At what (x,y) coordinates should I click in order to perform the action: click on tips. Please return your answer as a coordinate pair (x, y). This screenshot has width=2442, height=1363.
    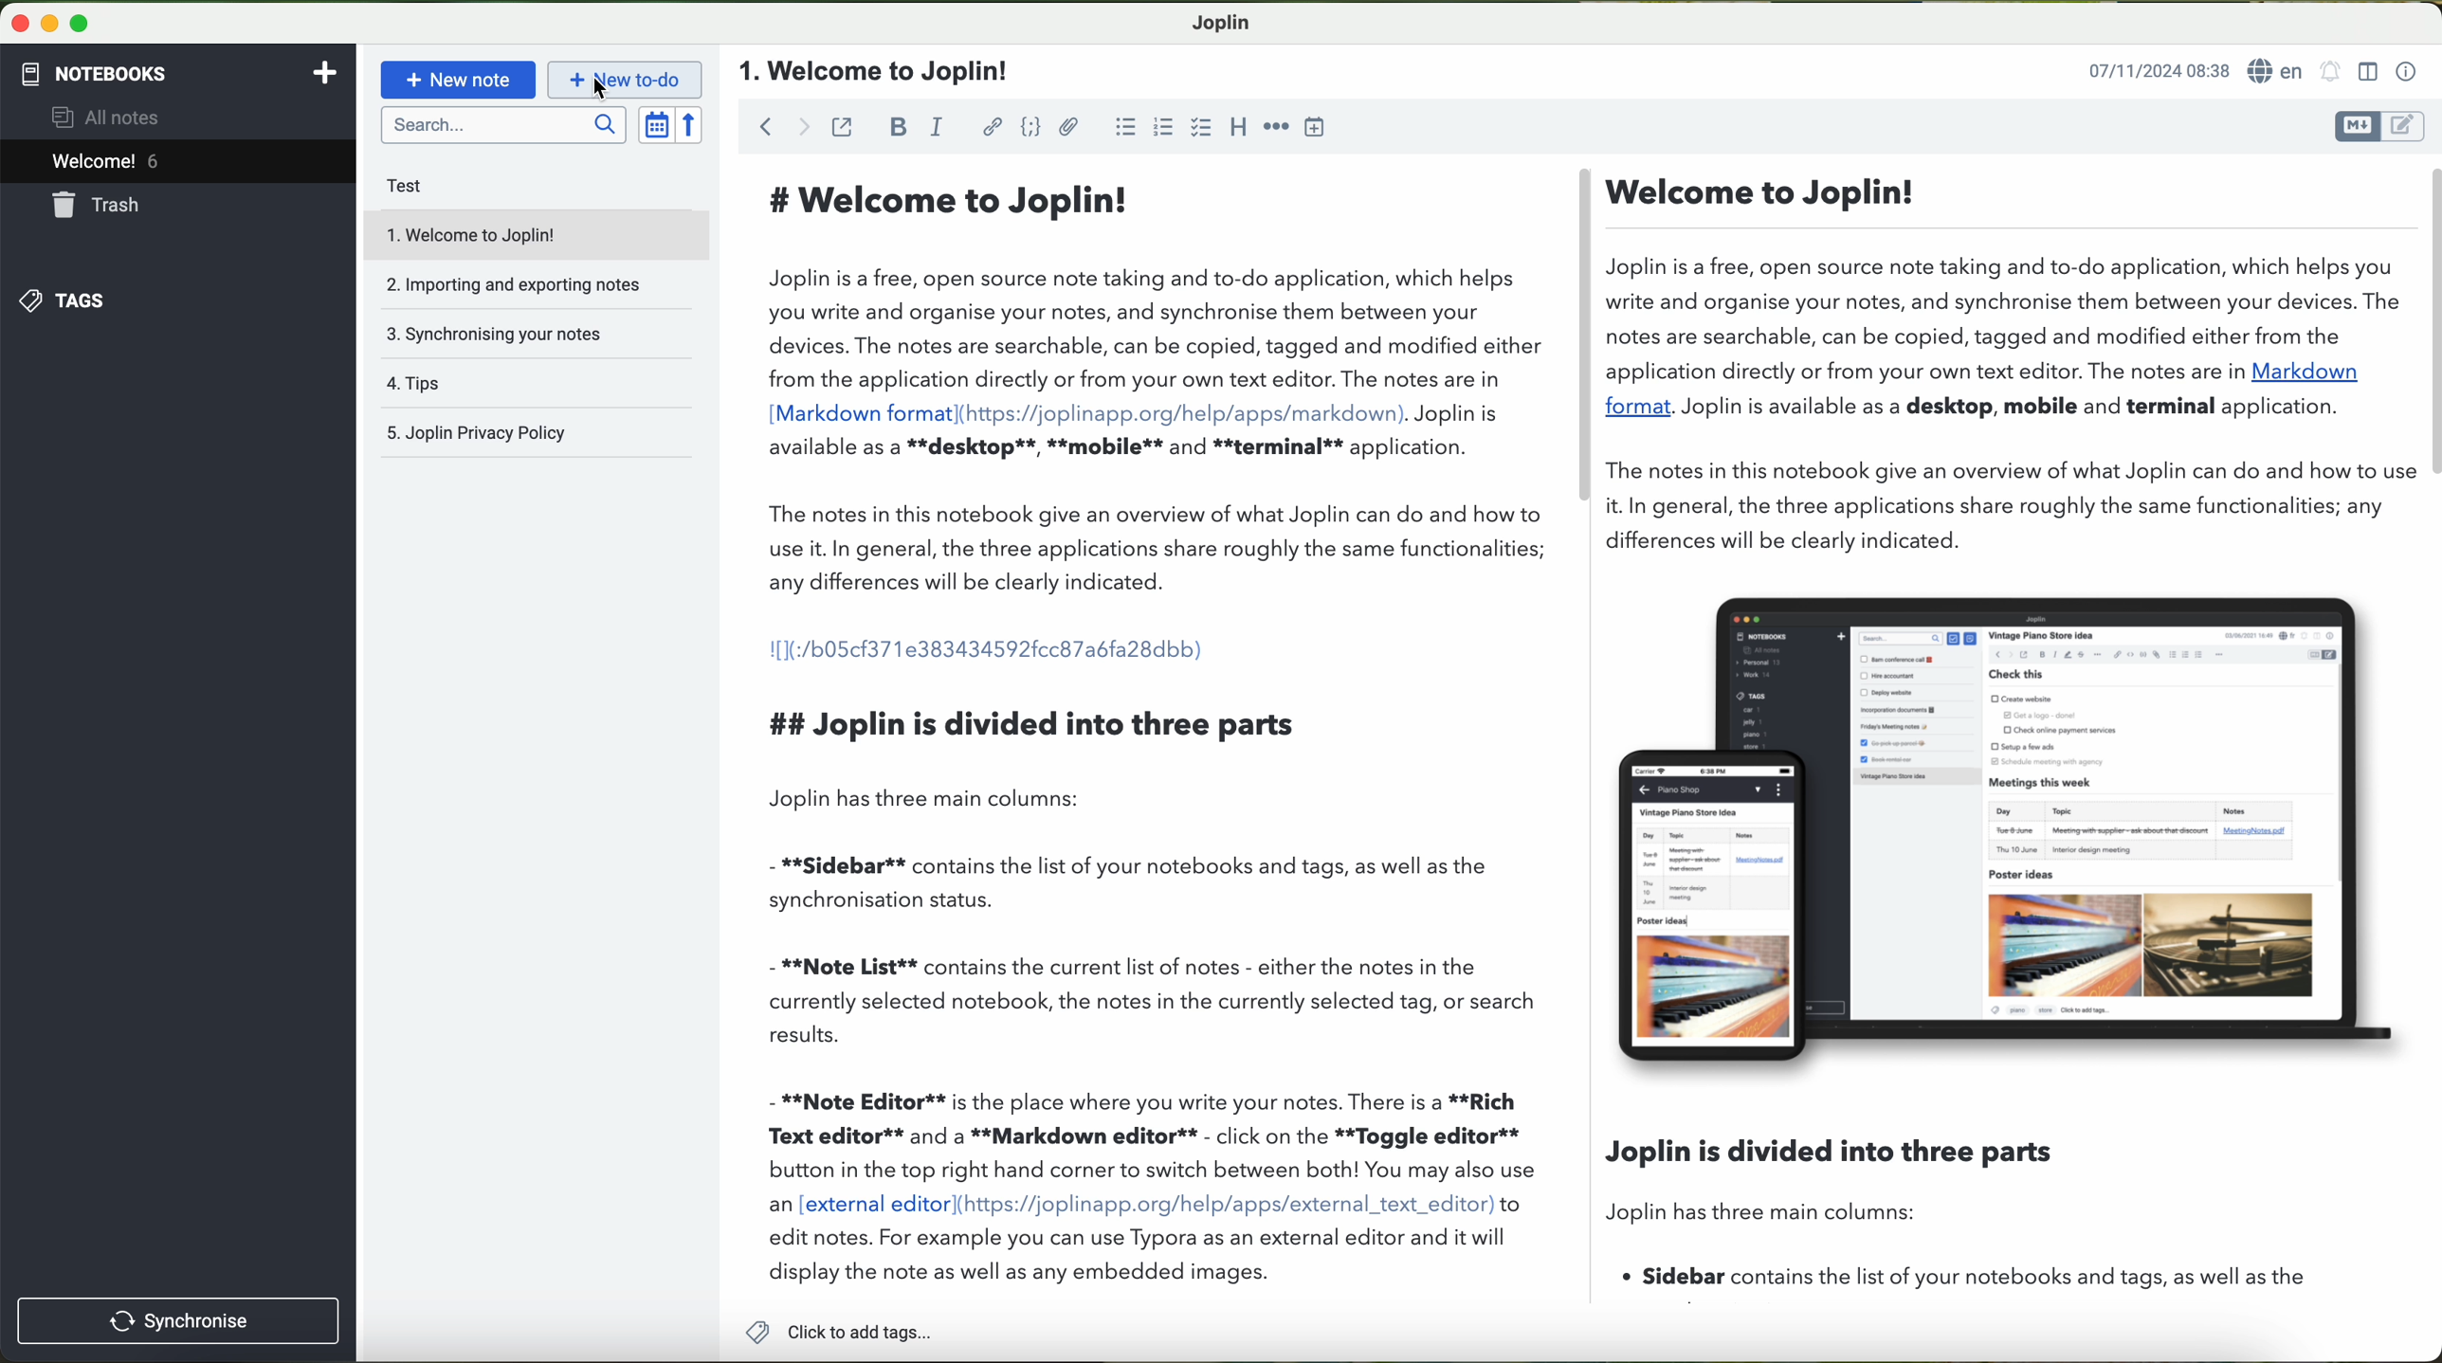
    Looking at the image, I should click on (451, 385).